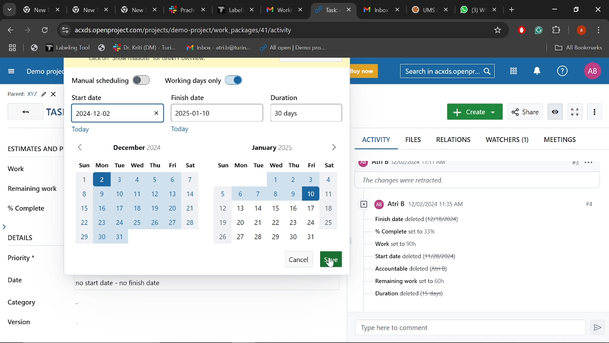 The height and width of the screenshot is (343, 609). What do you see at coordinates (16, 94) in the screenshot?
I see `parent` at bounding box center [16, 94].